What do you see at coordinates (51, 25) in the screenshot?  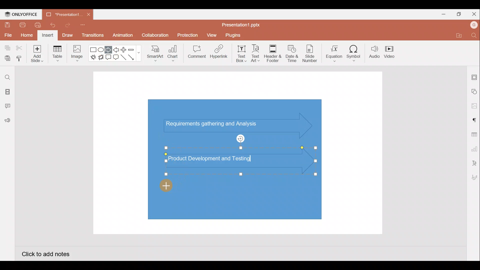 I see `Undo` at bounding box center [51, 25].